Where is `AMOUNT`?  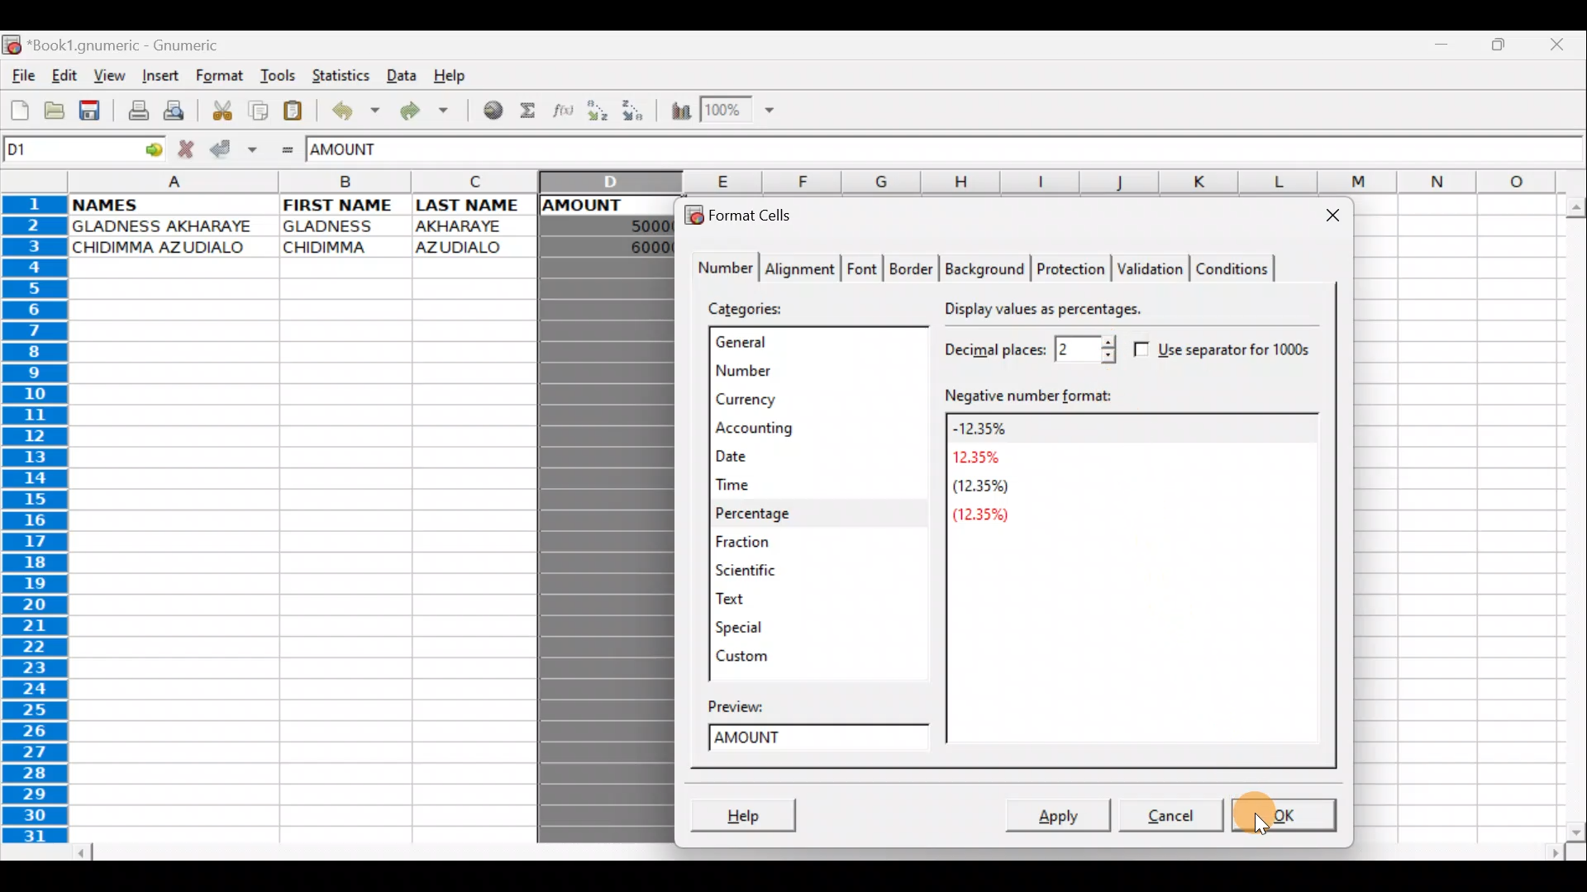 AMOUNT is located at coordinates (362, 151).